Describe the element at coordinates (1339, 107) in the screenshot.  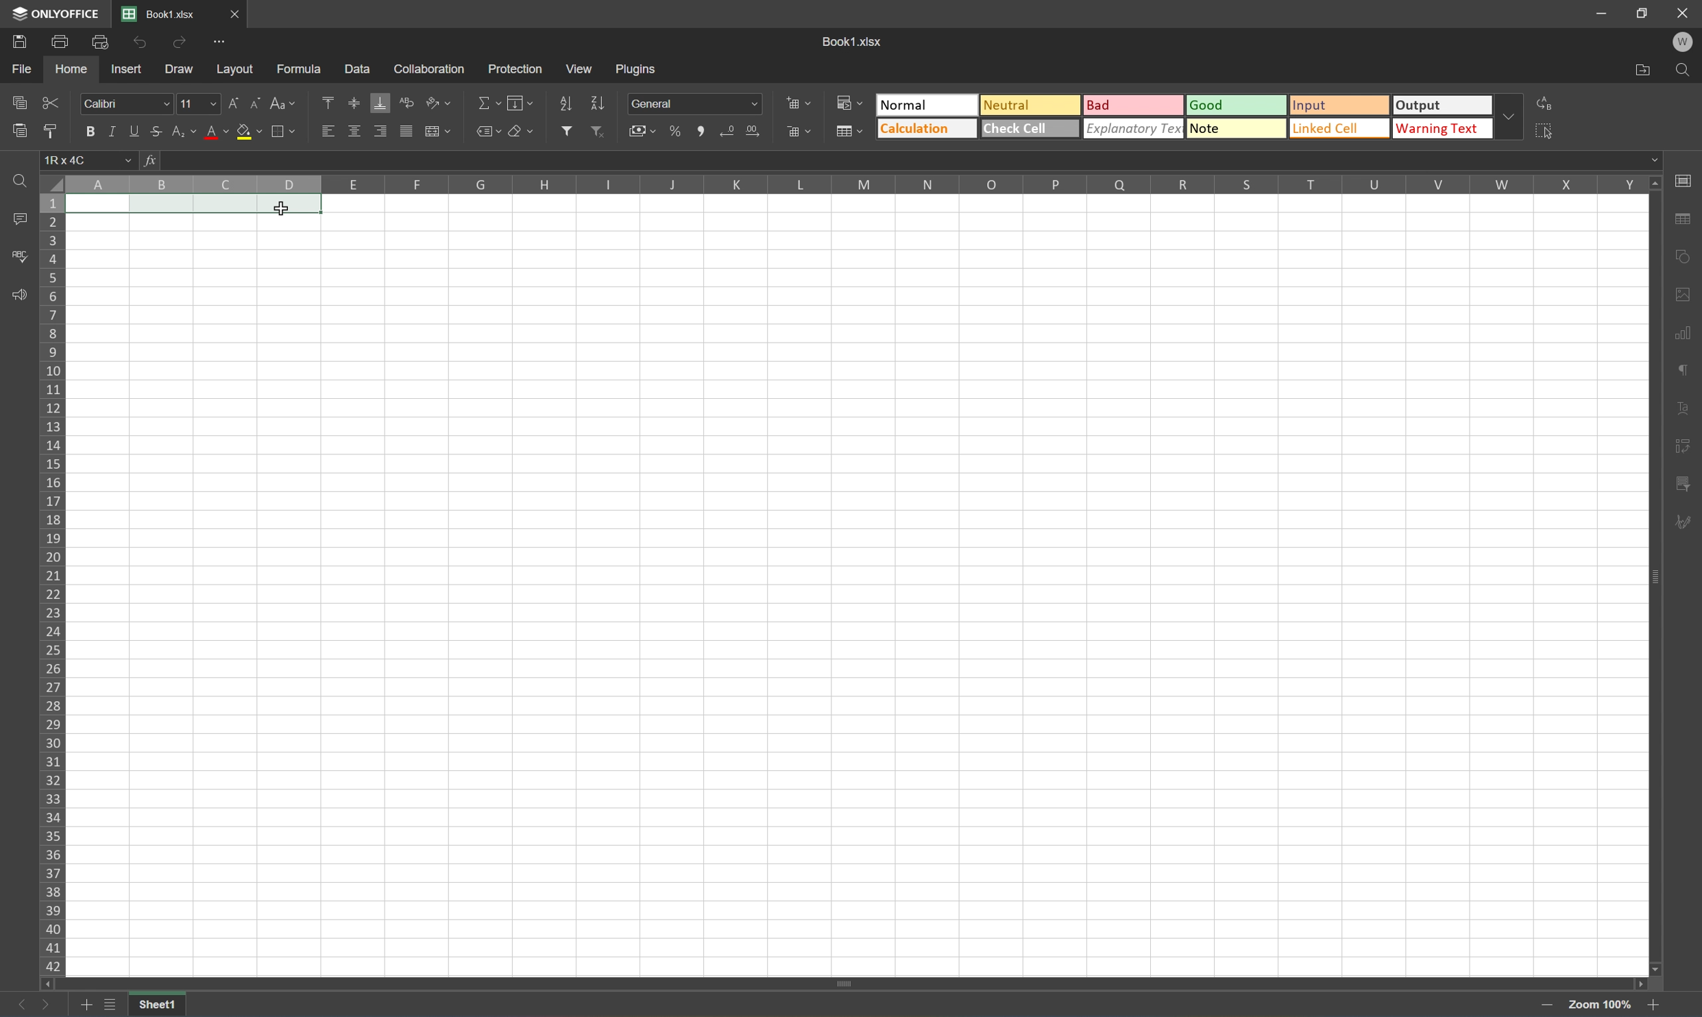
I see `Input` at that location.